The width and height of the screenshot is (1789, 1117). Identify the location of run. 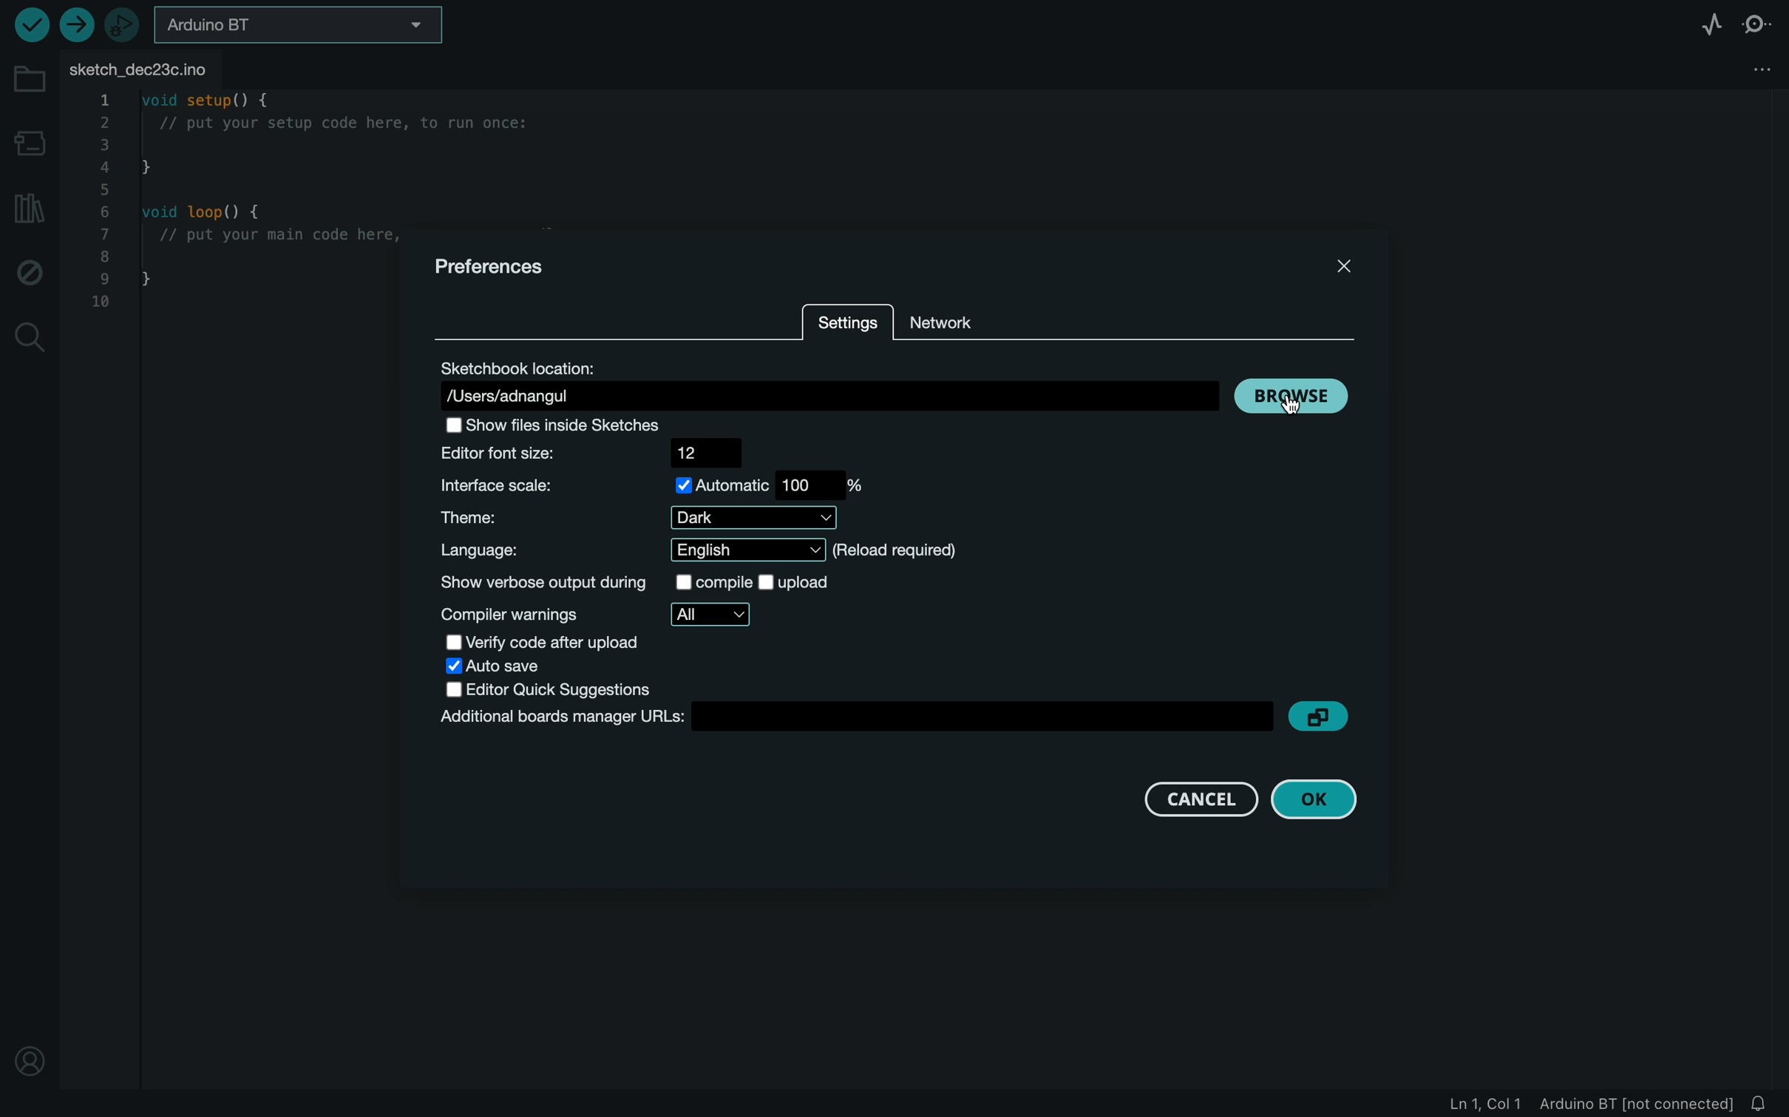
(32, 25).